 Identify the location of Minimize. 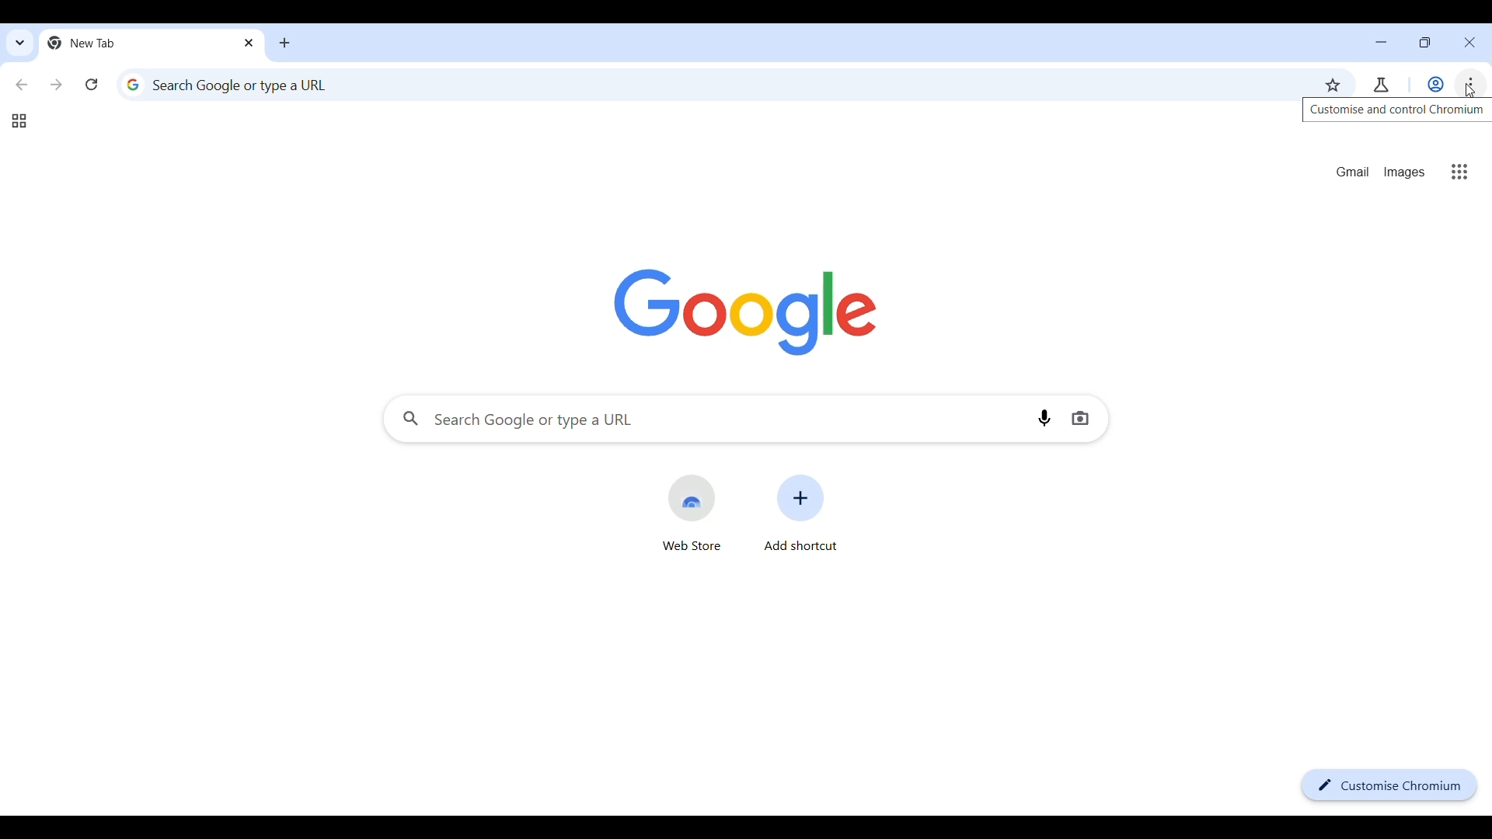
(1381, 42).